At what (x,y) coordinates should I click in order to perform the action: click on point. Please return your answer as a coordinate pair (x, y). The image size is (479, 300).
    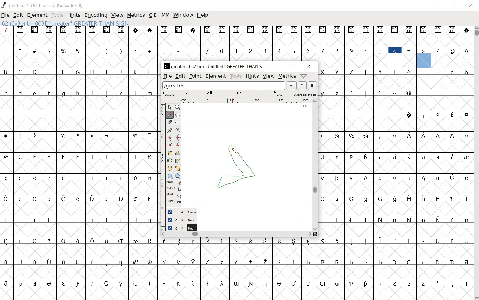
    Looking at the image, I should click on (195, 76).